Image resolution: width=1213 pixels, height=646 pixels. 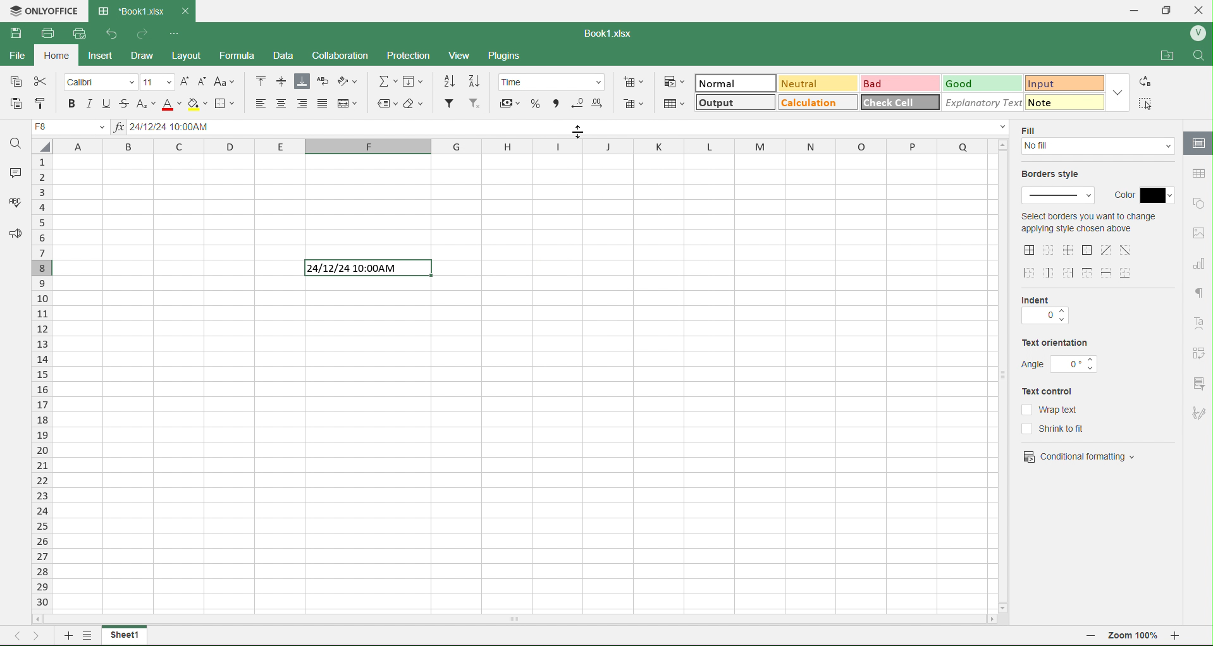 What do you see at coordinates (417, 54) in the screenshot?
I see `Protection` at bounding box center [417, 54].